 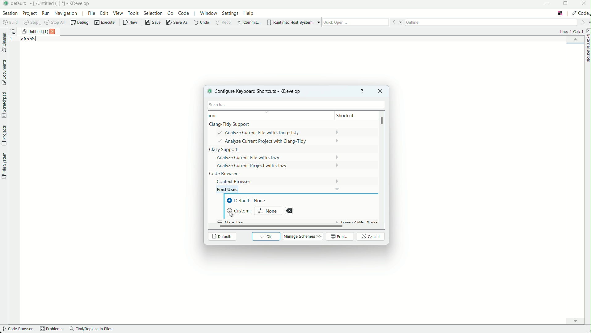 I want to click on close app, so click(x=584, y=4).